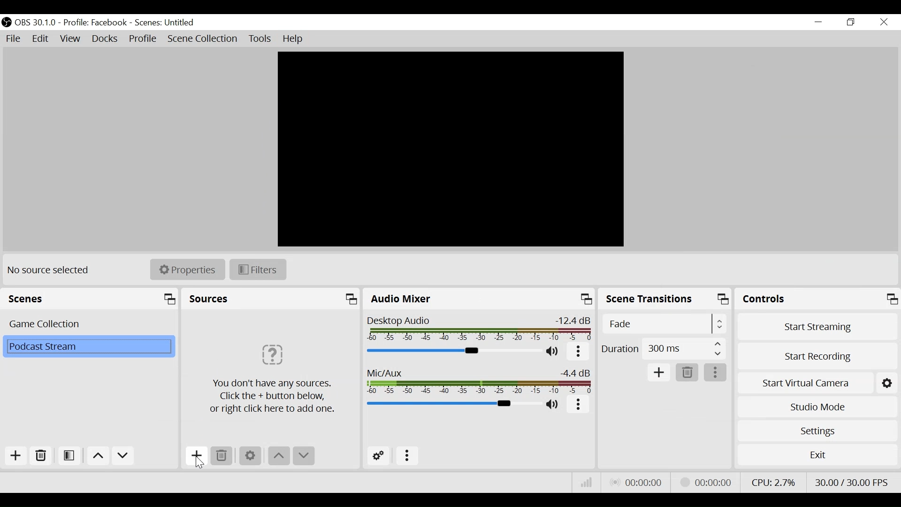 The width and height of the screenshot is (901, 507). Describe the element at coordinates (579, 407) in the screenshot. I see `More options` at that location.